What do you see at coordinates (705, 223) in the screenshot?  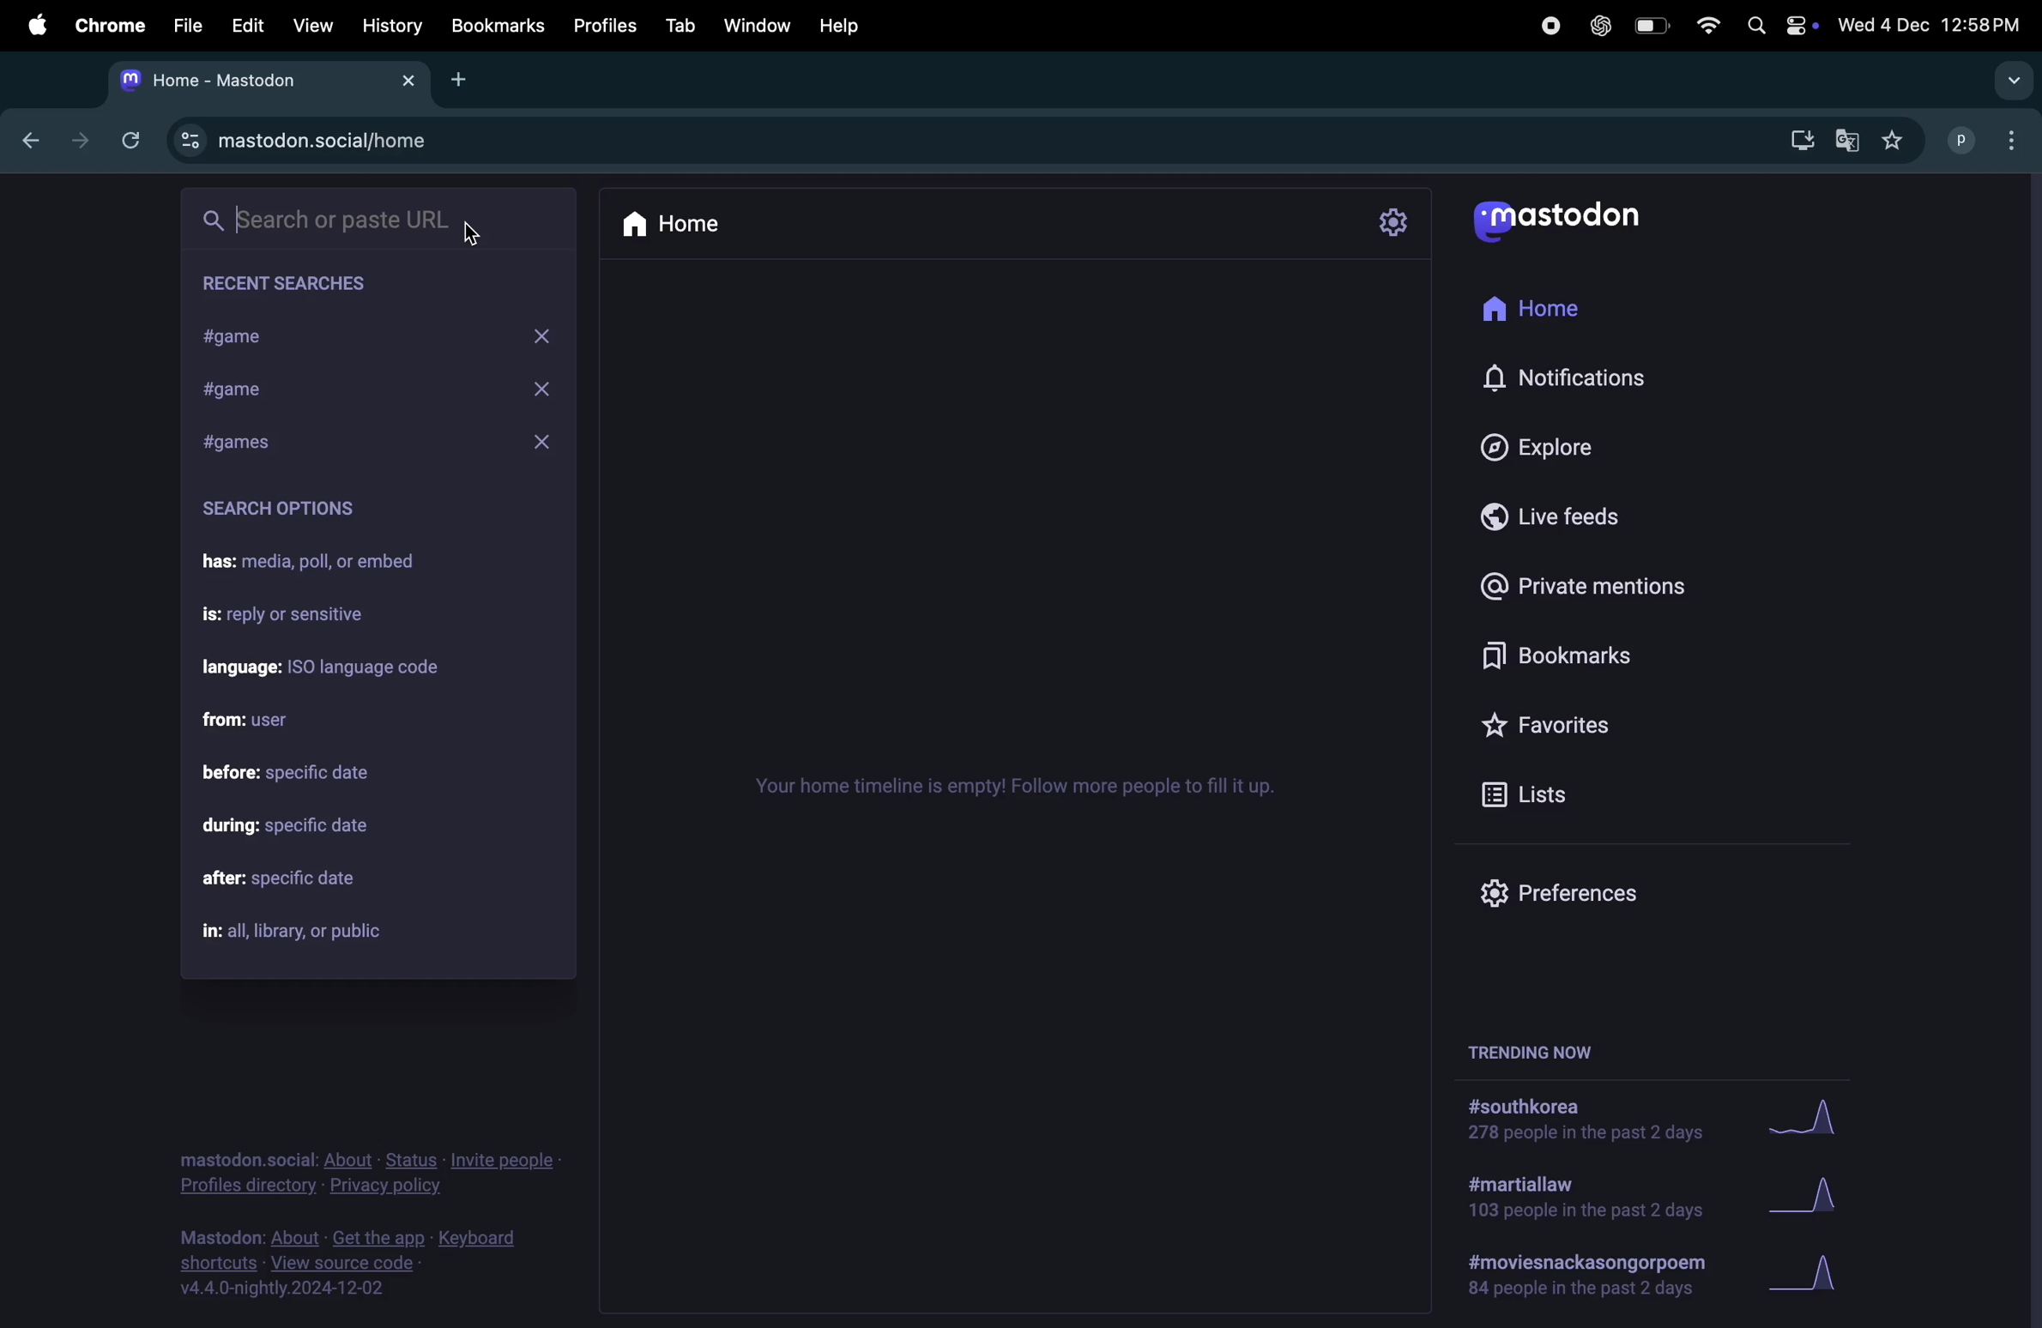 I see `Home` at bounding box center [705, 223].